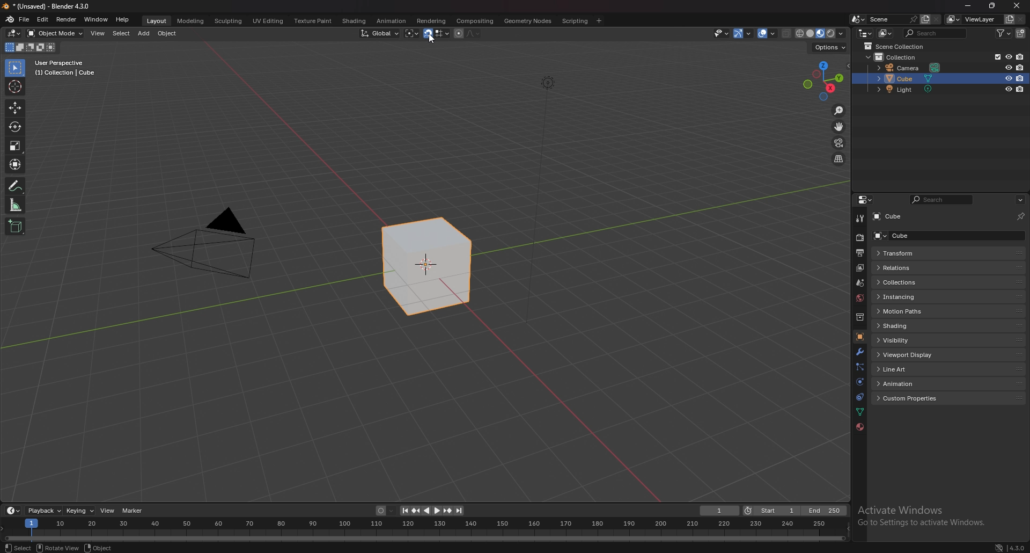 The width and height of the screenshot is (1030, 553). Describe the element at coordinates (860, 253) in the screenshot. I see `output` at that location.